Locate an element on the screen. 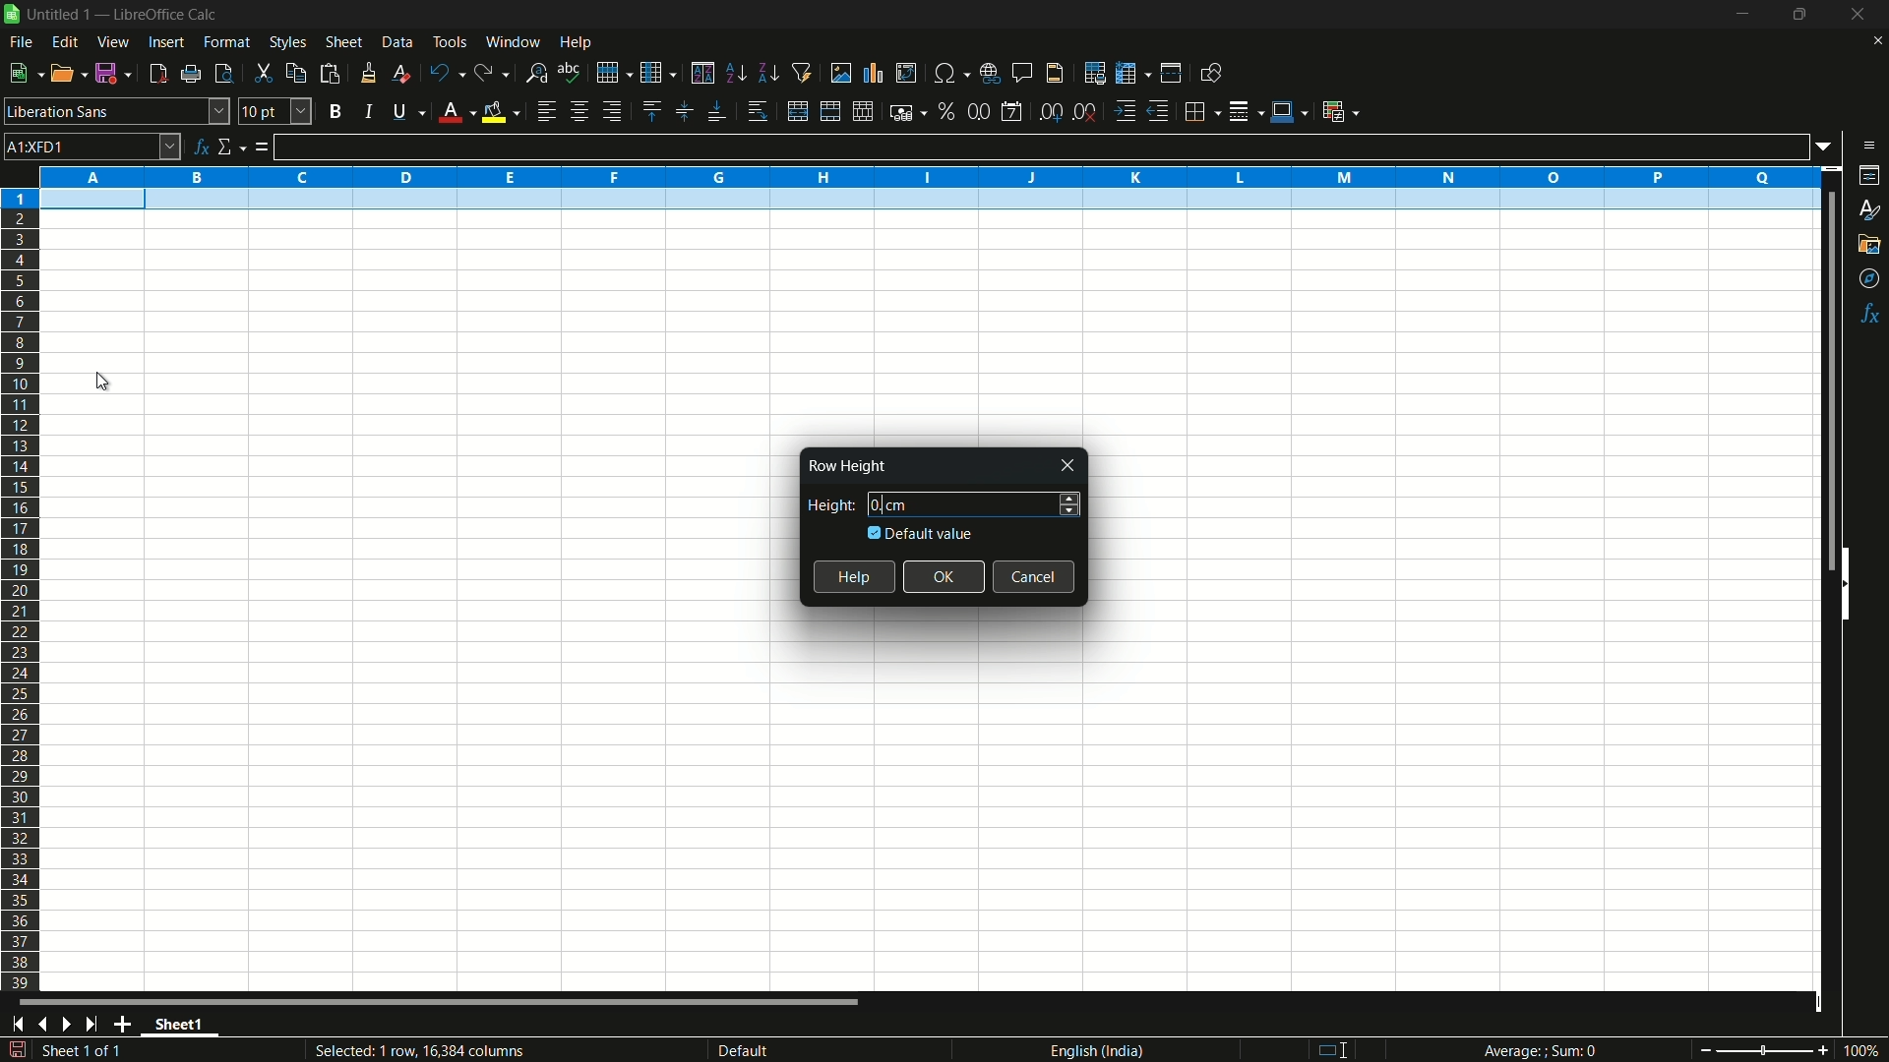 The image size is (1889, 1062). formula is located at coordinates (262, 148).